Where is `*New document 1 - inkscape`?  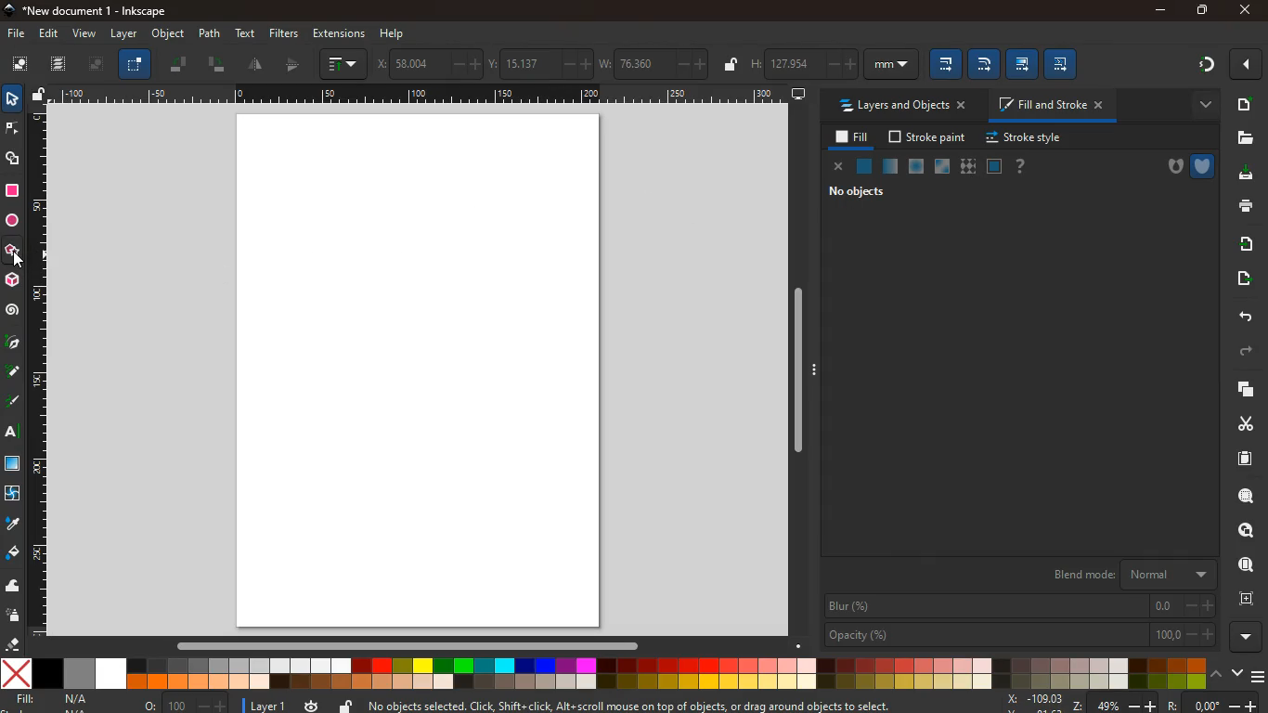 *New document 1 - inkscape is located at coordinates (95, 11).